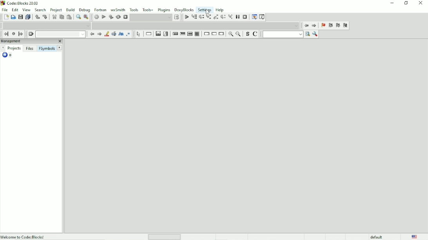  Describe the element at coordinates (28, 3) in the screenshot. I see `Title` at that location.